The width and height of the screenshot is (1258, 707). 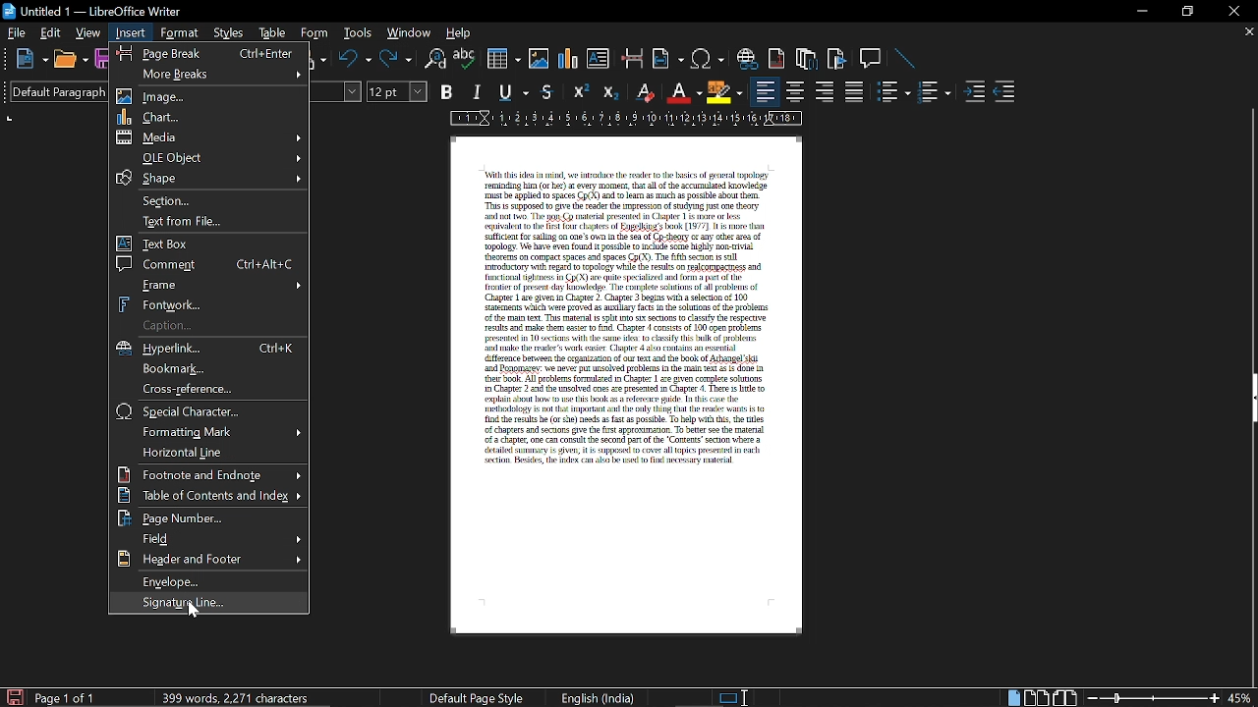 I want to click on insert symbol, so click(x=706, y=59).